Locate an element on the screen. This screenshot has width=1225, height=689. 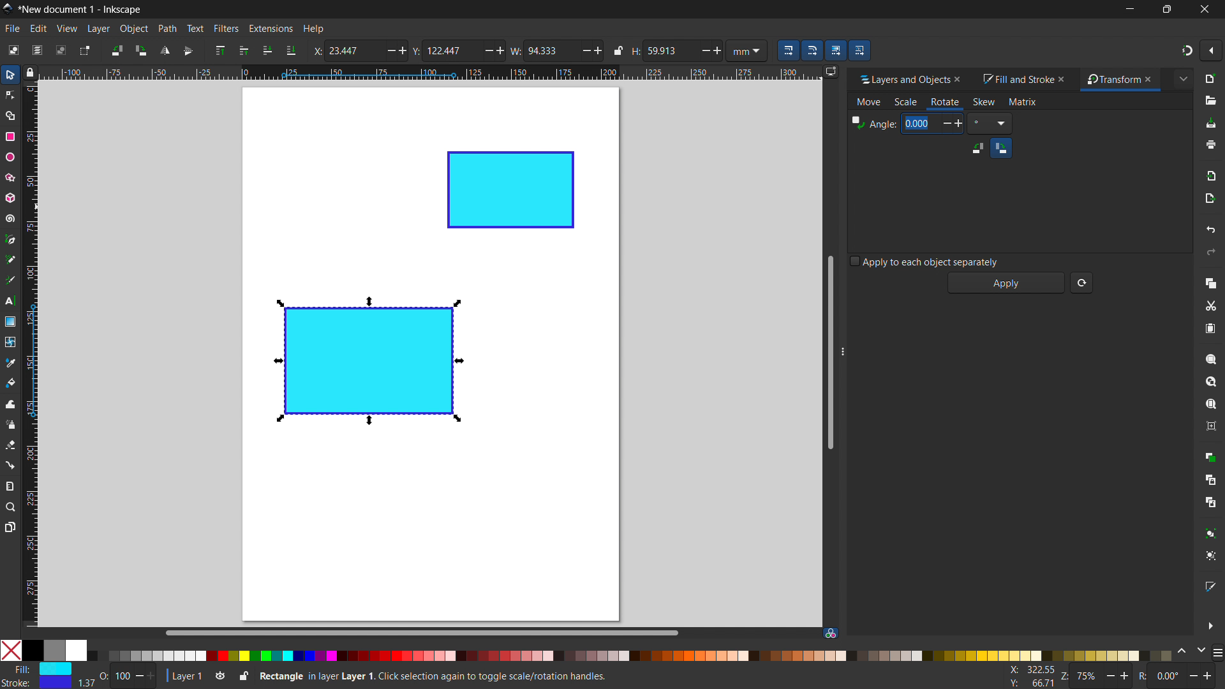
Y: 122.447 is located at coordinates (443, 50).